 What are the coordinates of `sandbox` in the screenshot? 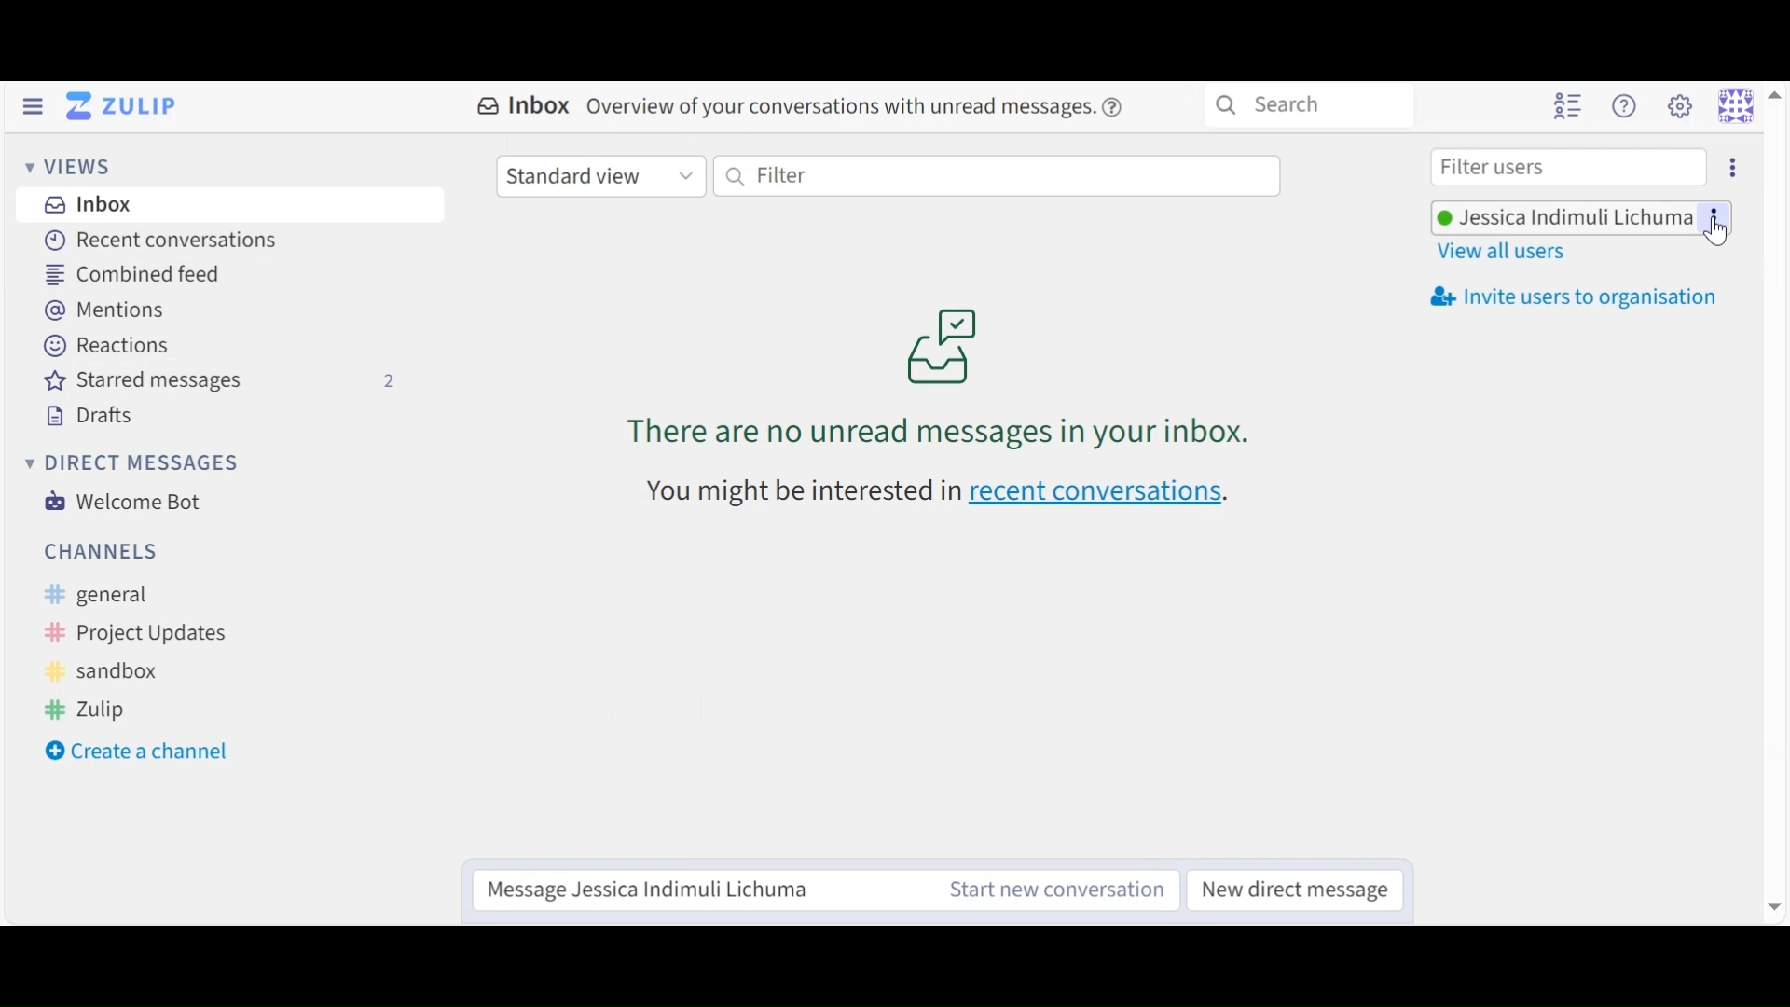 It's located at (107, 672).